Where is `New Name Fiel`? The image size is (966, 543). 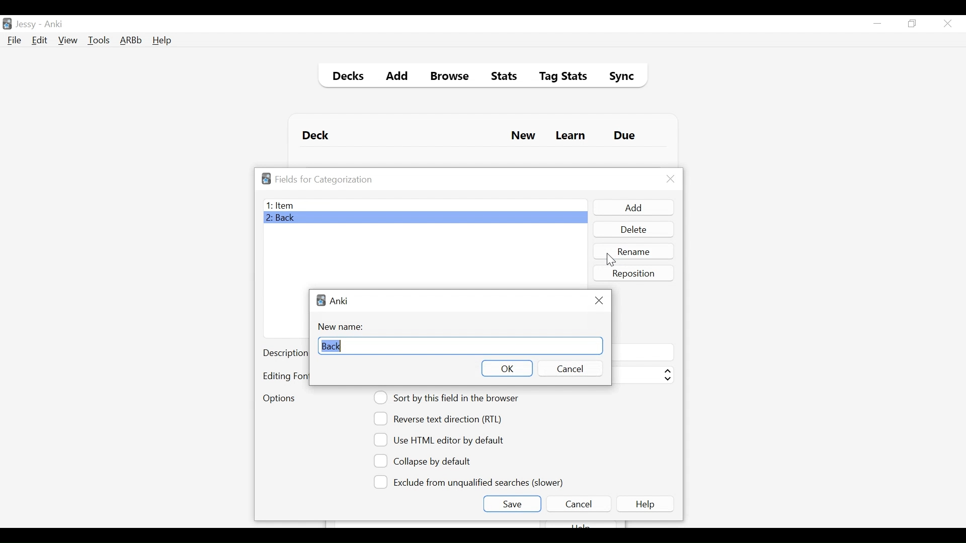 New Name Fiel is located at coordinates (460, 346).